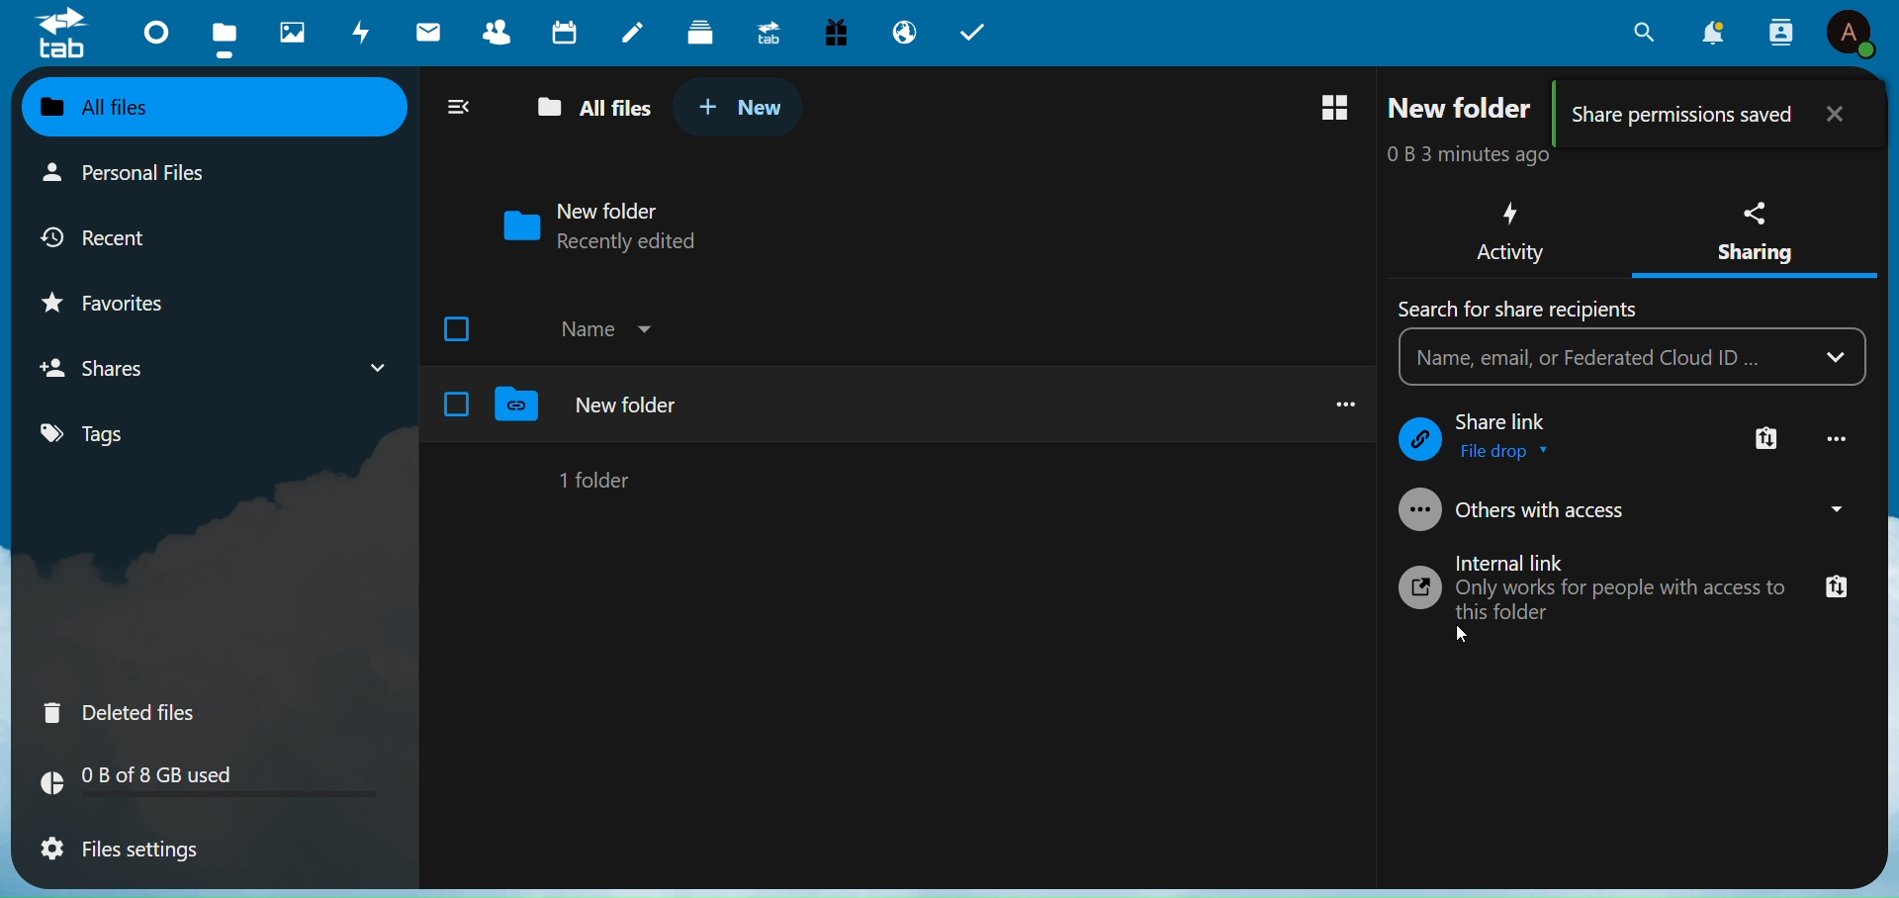  What do you see at coordinates (1838, 590) in the screenshot?
I see `Copy link` at bounding box center [1838, 590].